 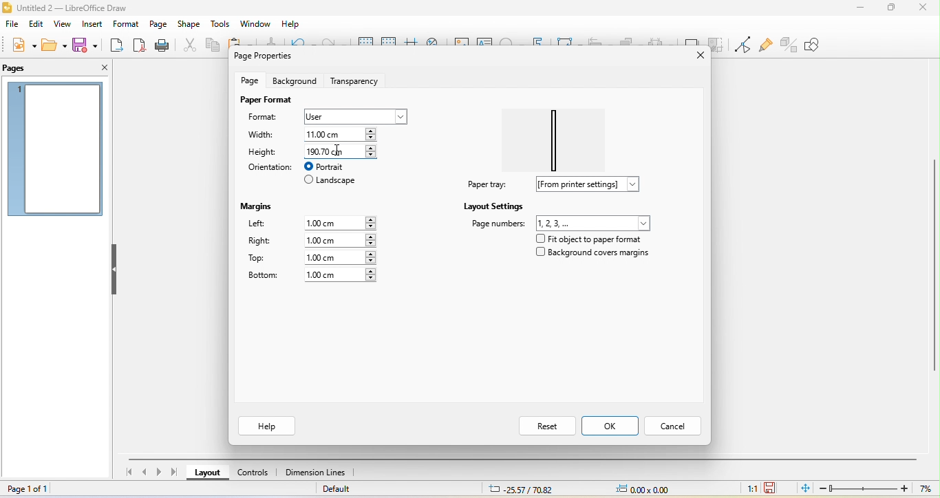 What do you see at coordinates (177, 472) in the screenshot?
I see `last page` at bounding box center [177, 472].